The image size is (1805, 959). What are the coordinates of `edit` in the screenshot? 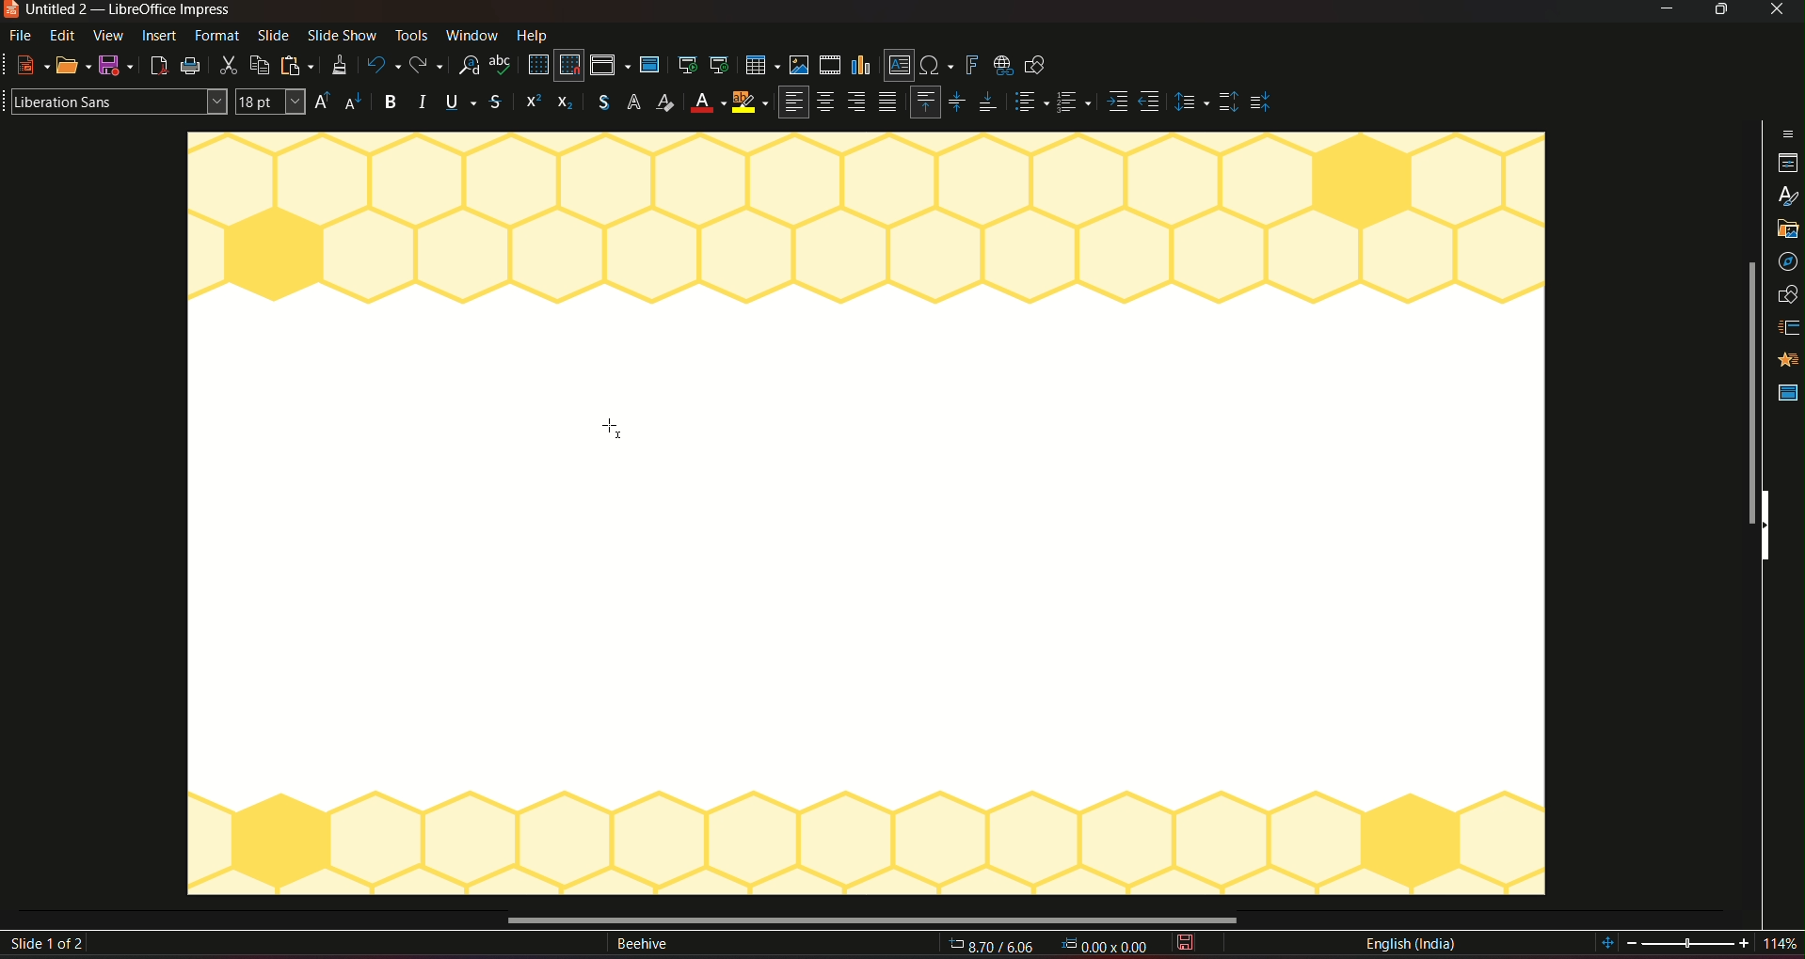 It's located at (63, 37).